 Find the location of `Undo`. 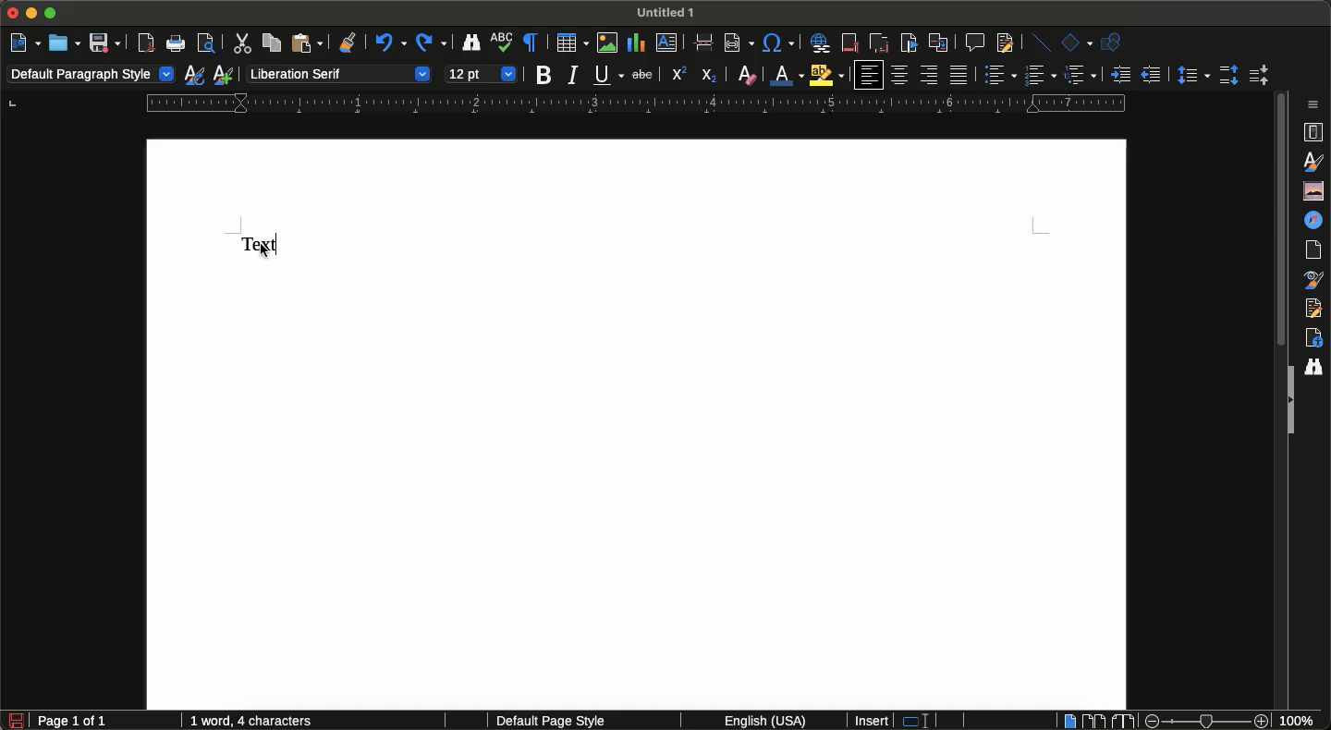

Undo is located at coordinates (388, 45).